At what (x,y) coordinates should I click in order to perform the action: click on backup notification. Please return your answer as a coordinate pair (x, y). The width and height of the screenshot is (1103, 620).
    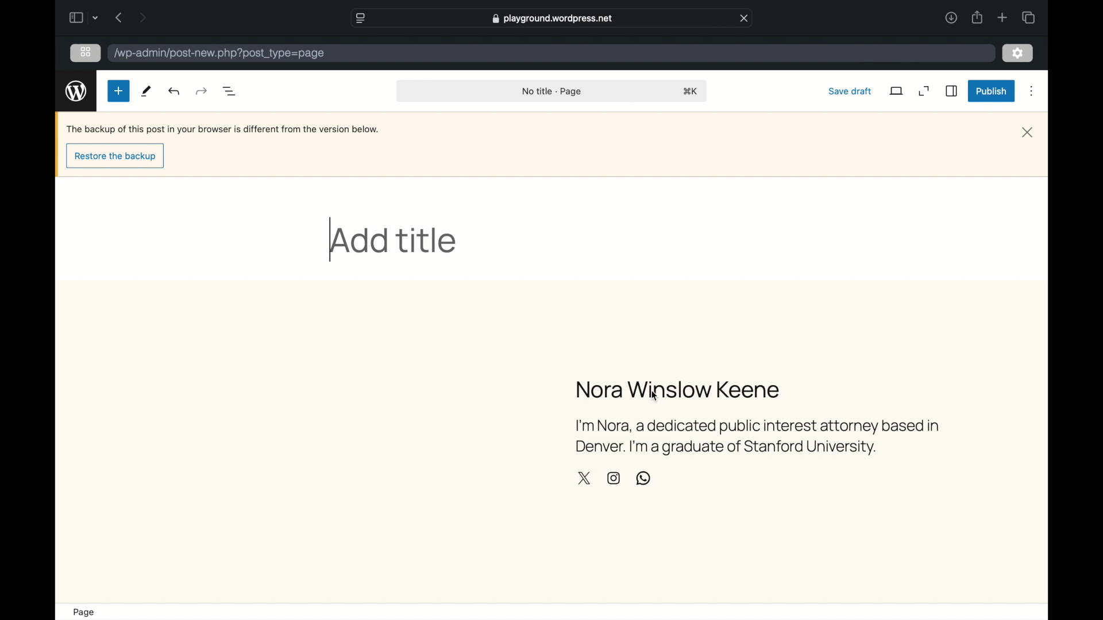
    Looking at the image, I should click on (222, 129).